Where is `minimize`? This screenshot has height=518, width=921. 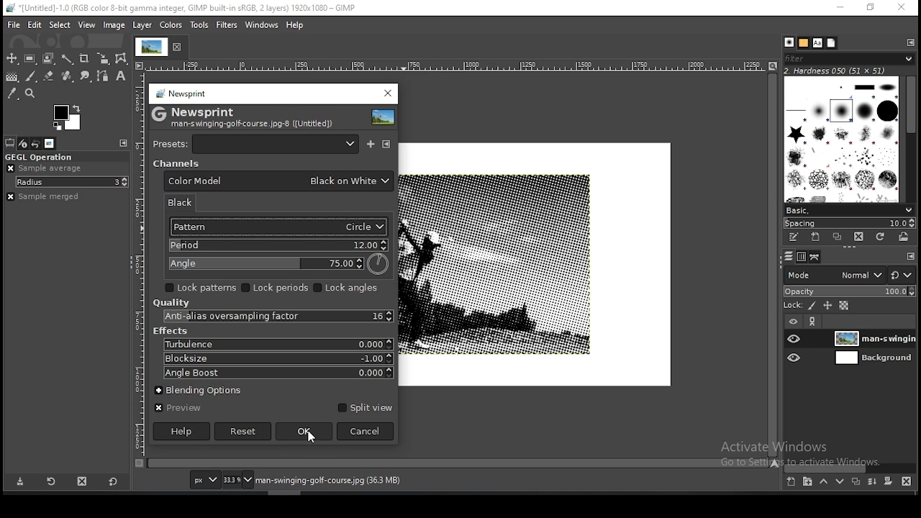 minimize is located at coordinates (841, 8).